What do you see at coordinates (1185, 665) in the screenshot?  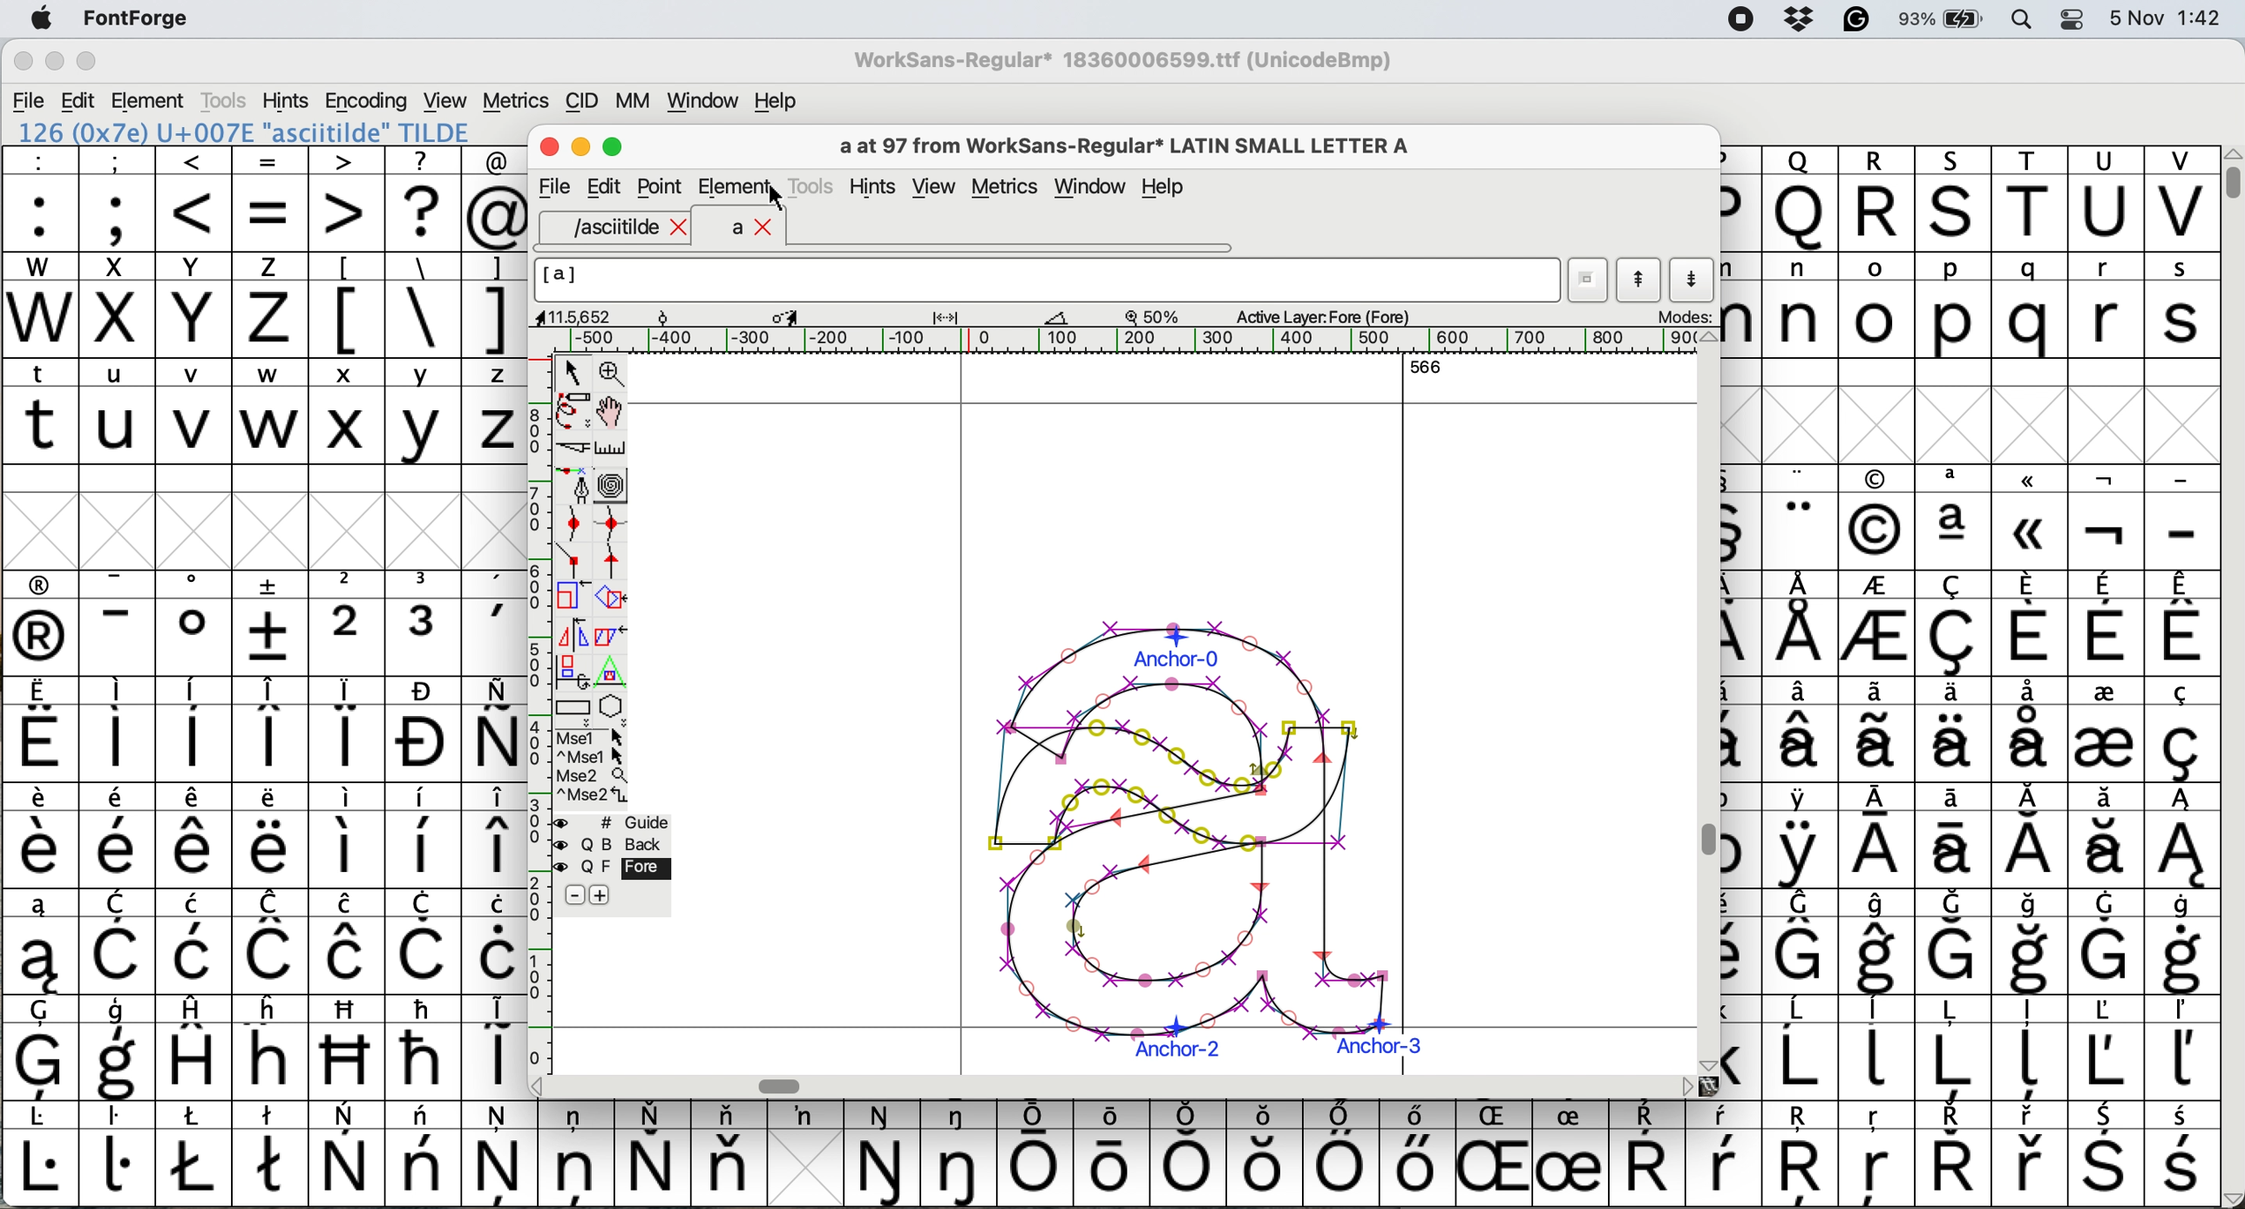 I see `a glyph` at bounding box center [1185, 665].